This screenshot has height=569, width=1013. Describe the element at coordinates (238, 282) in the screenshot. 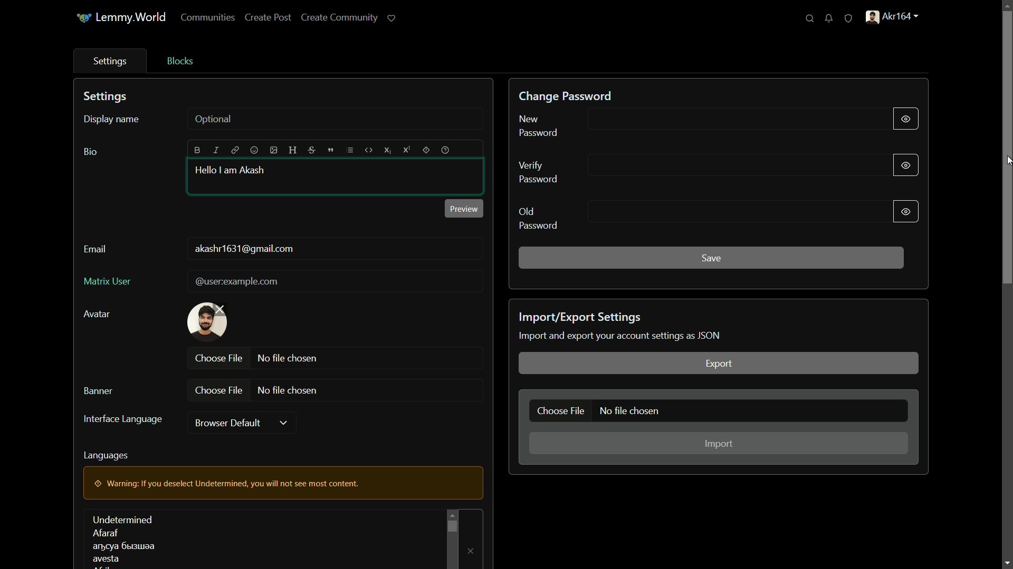

I see `@userexample.com` at that location.